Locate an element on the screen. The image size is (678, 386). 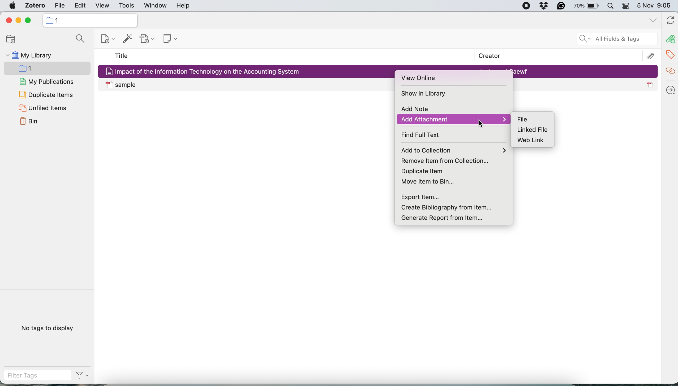
list all tabs is located at coordinates (652, 20).